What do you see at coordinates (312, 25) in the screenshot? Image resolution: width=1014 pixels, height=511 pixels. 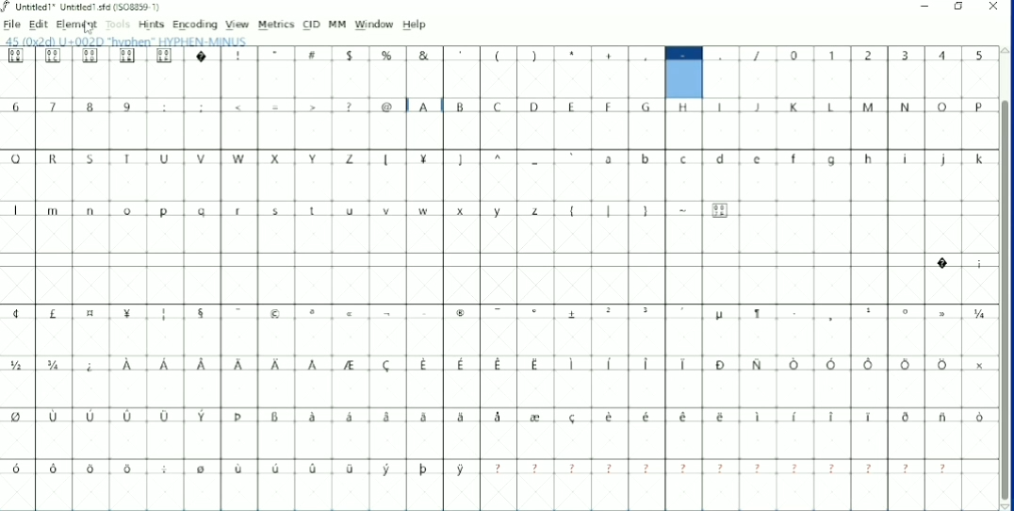 I see `CID` at bounding box center [312, 25].